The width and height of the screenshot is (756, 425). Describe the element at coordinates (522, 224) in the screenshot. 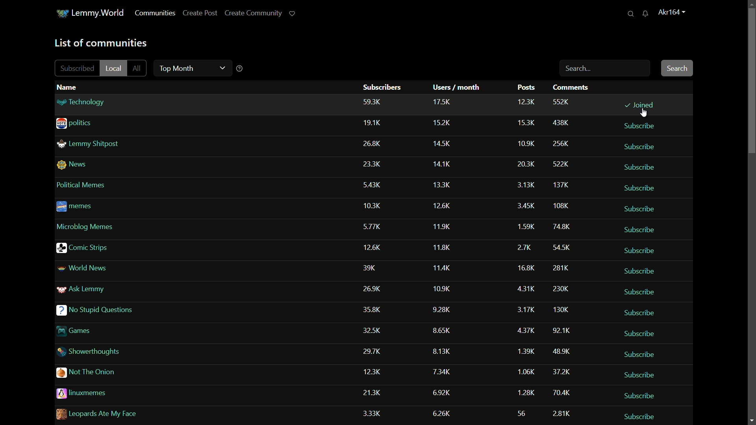

I see `posts` at that location.